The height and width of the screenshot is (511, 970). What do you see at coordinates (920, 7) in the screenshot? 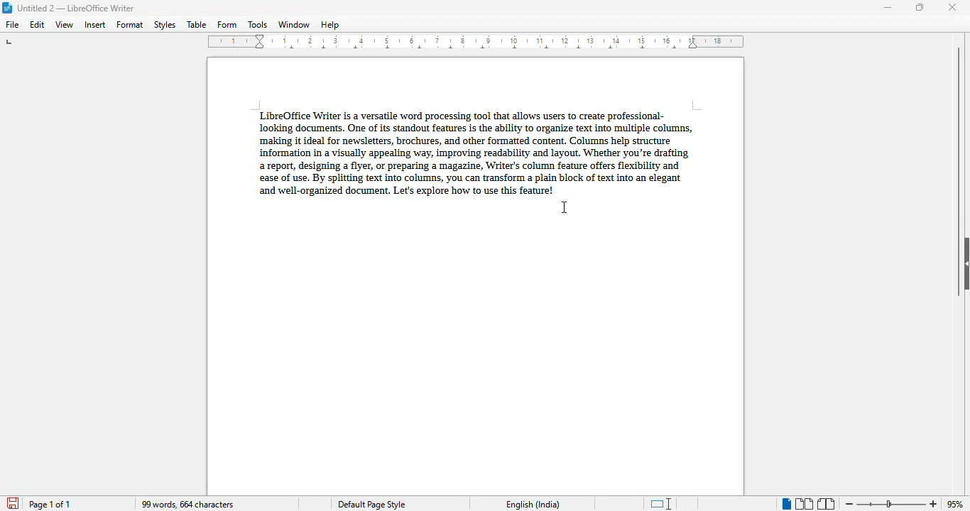
I see `maximize` at bounding box center [920, 7].